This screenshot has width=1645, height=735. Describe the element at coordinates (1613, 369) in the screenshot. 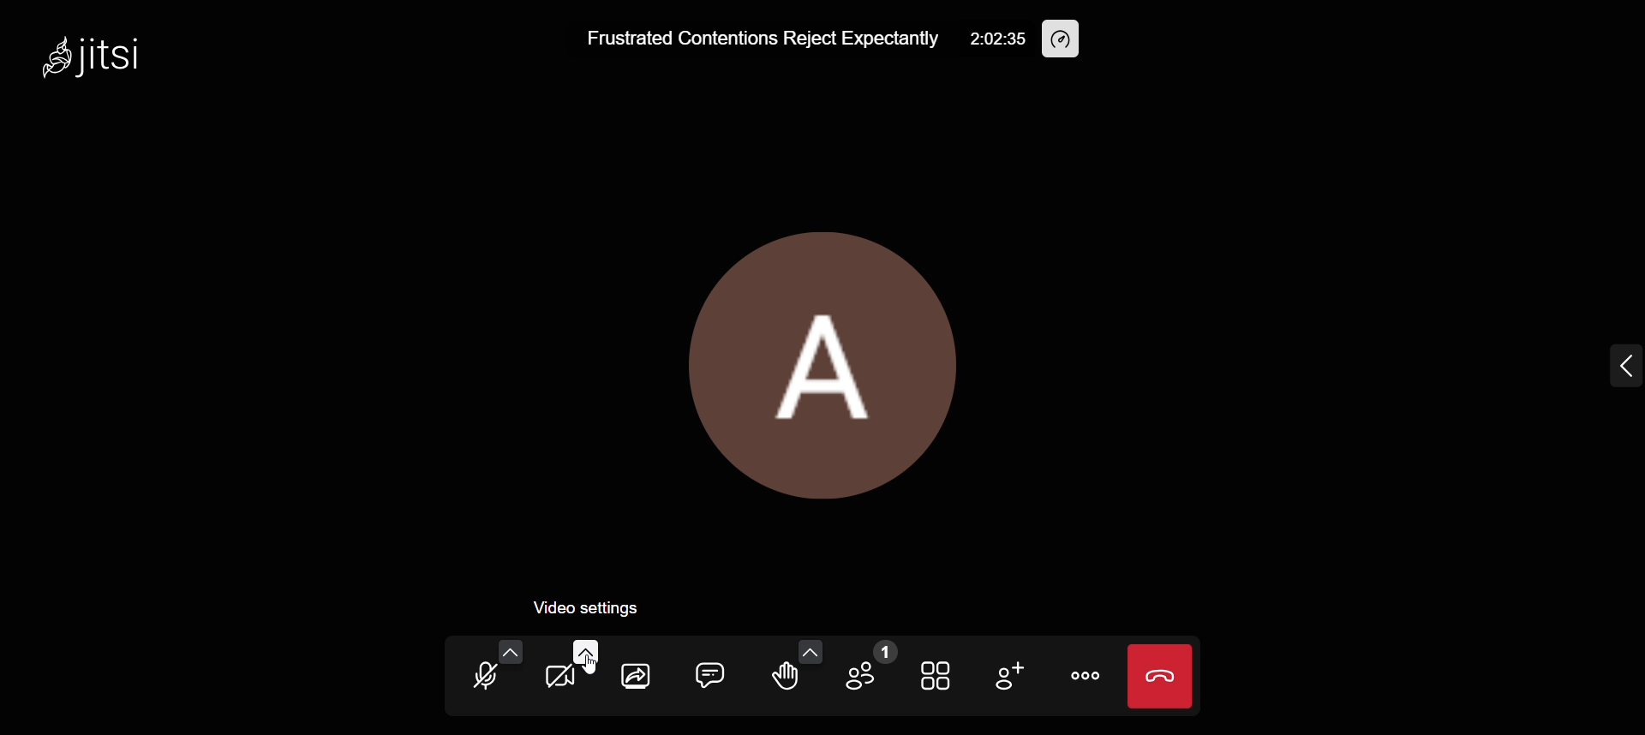

I see `expand` at that location.